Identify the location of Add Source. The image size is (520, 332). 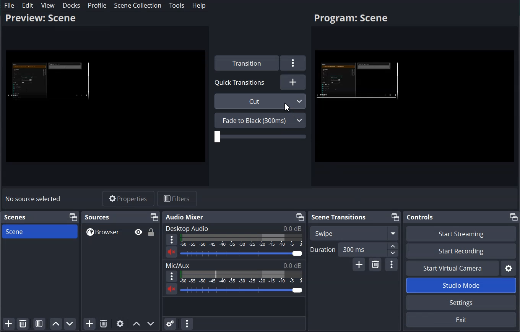
(89, 324).